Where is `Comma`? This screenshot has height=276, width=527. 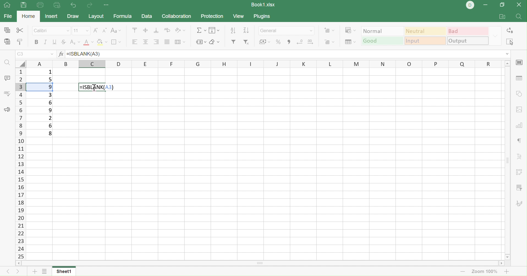 Comma is located at coordinates (288, 42).